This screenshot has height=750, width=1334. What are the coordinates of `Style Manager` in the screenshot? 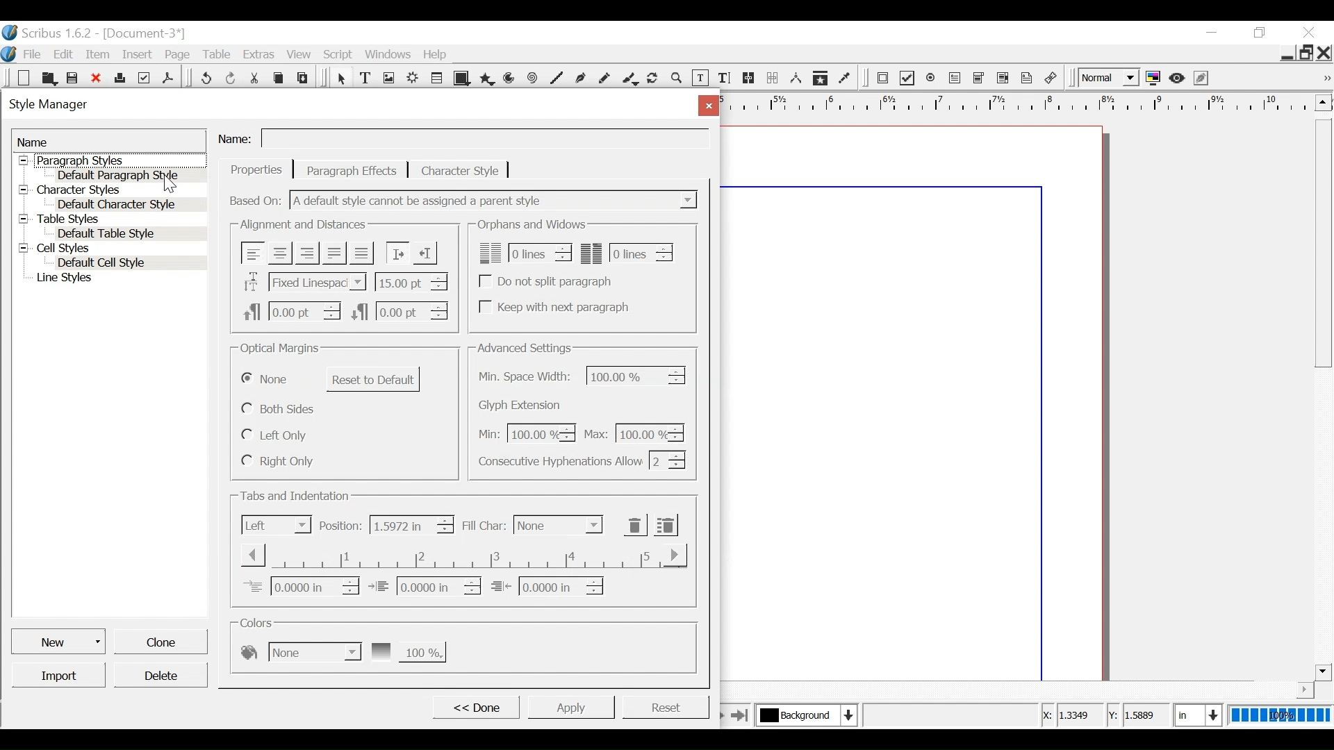 It's located at (343, 106).